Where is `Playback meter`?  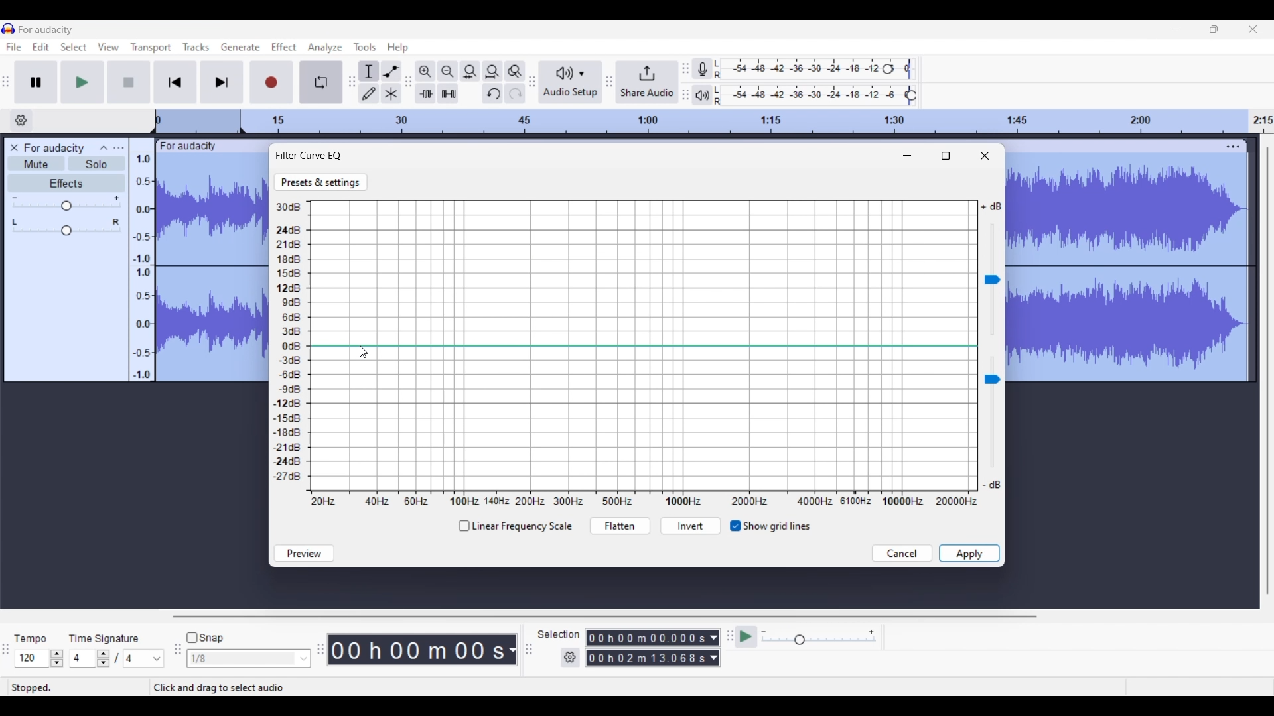 Playback meter is located at coordinates (703, 95).